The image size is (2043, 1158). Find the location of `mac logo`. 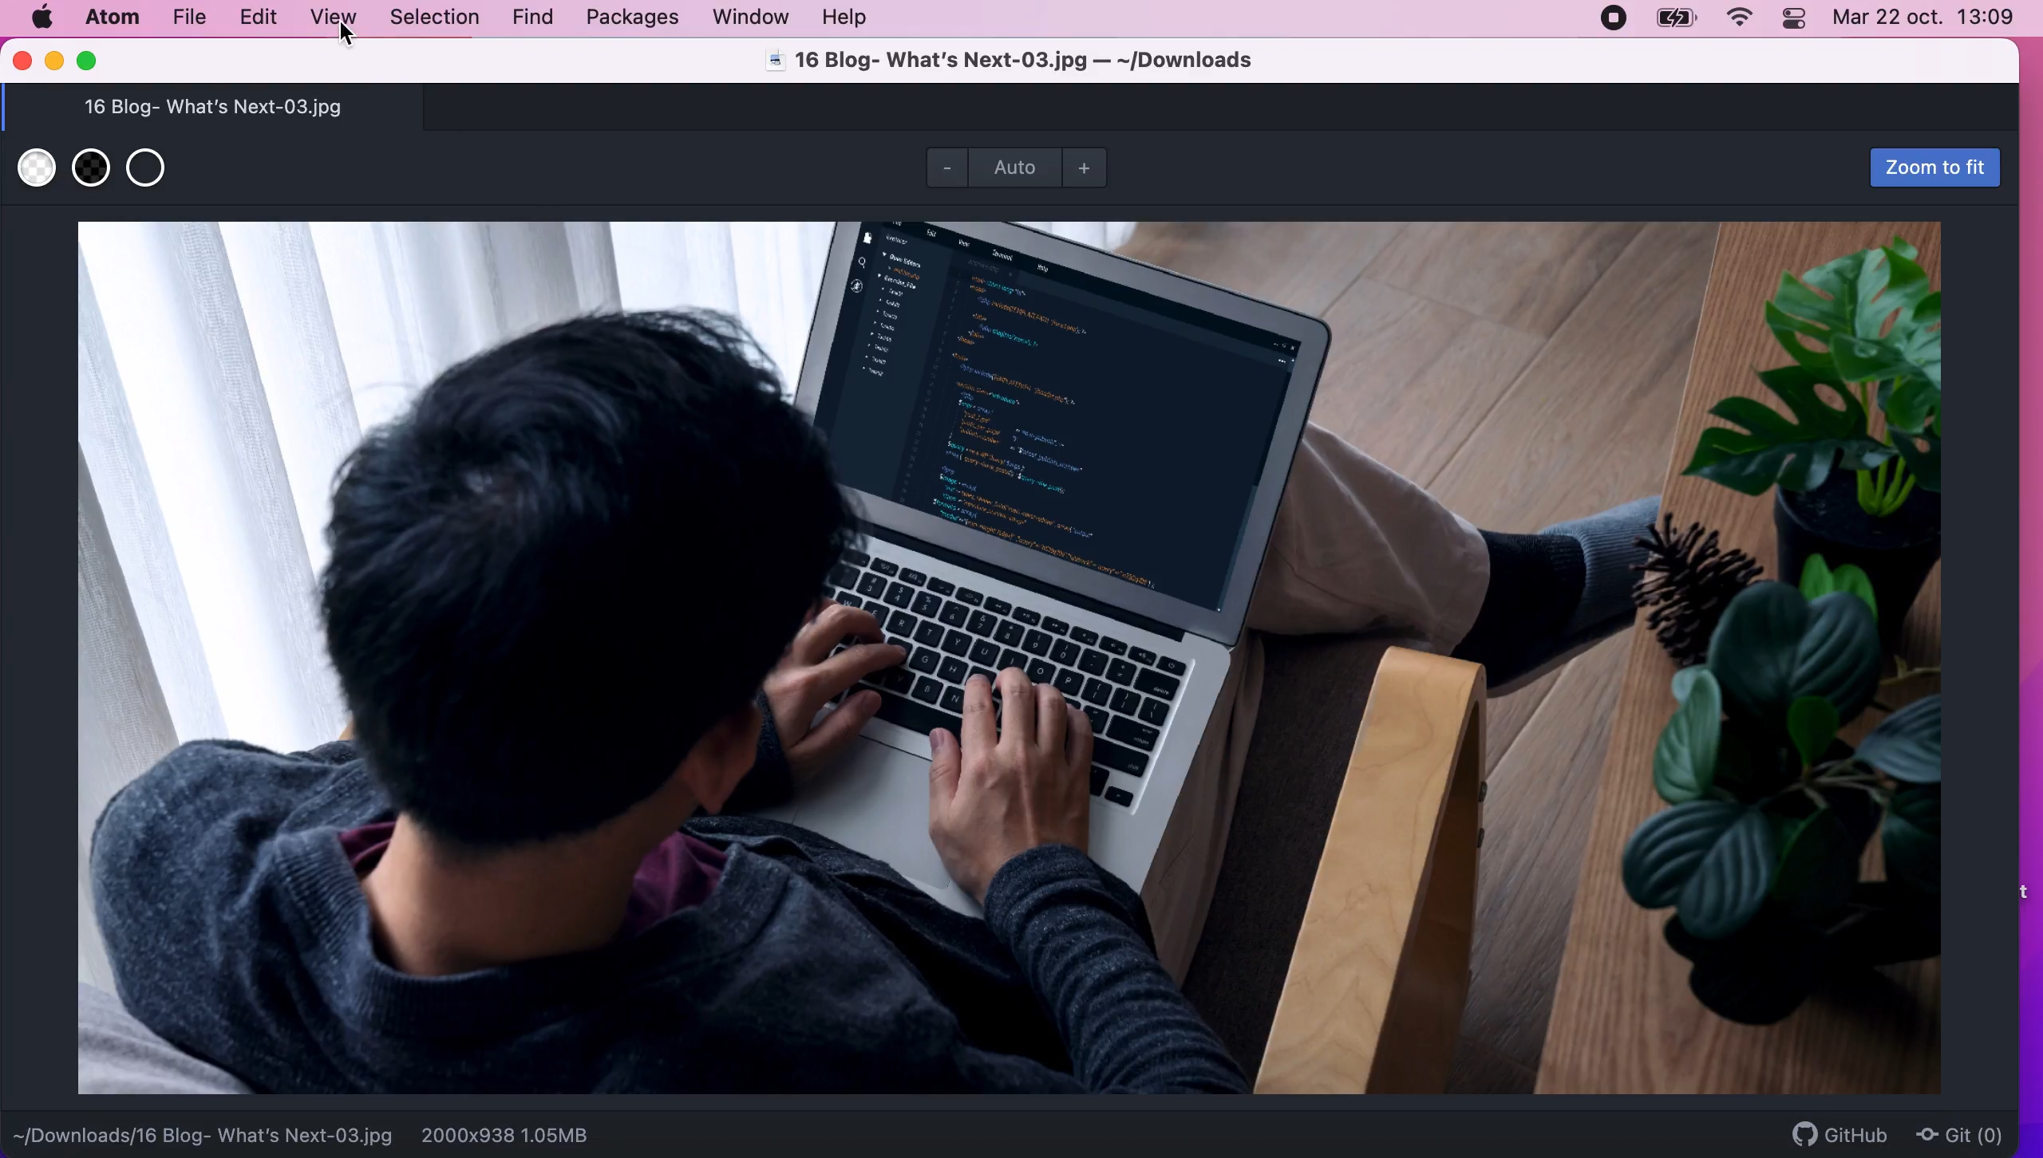

mac logo is located at coordinates (41, 17).